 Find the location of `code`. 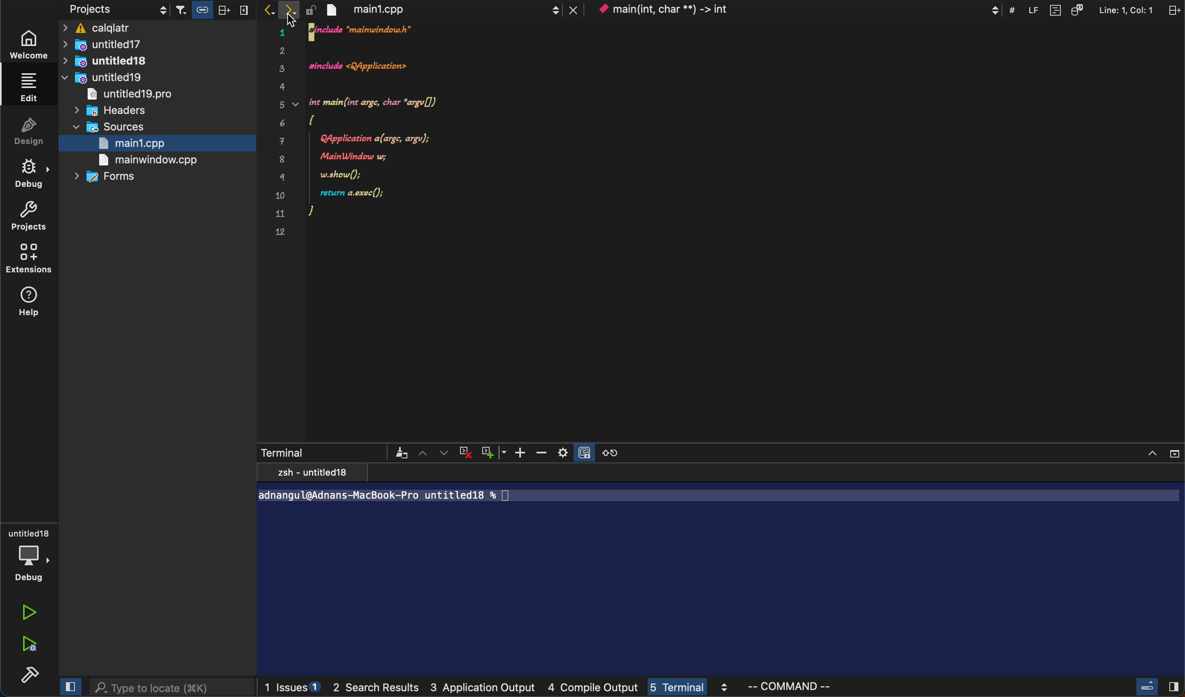

code is located at coordinates (371, 136).